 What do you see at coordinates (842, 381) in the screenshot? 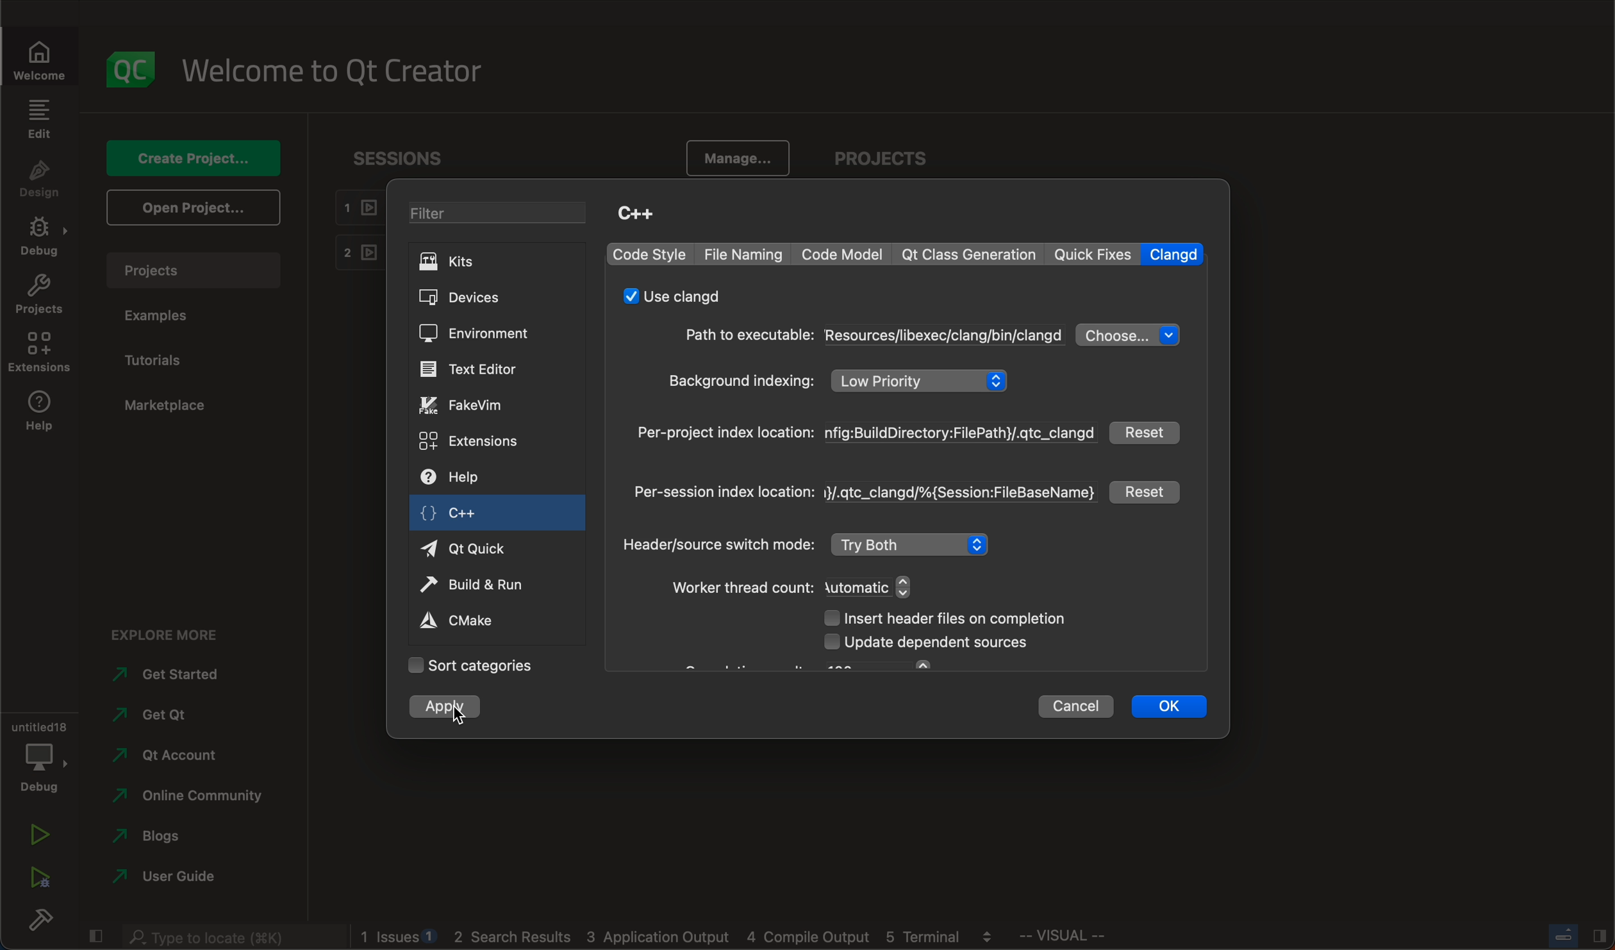
I see `background indexing` at bounding box center [842, 381].